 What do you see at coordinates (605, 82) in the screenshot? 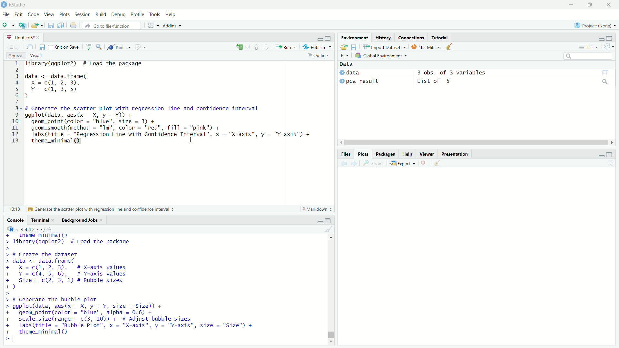
I see `search` at bounding box center [605, 82].